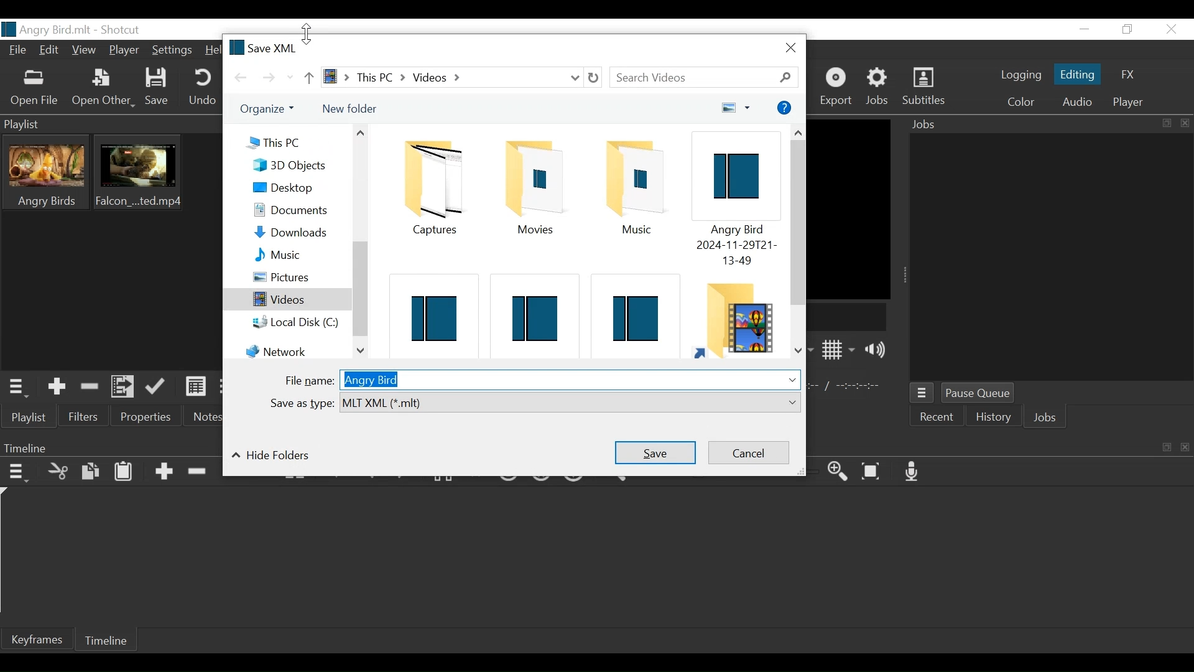  Describe the element at coordinates (938, 419) in the screenshot. I see `Recent` at that location.